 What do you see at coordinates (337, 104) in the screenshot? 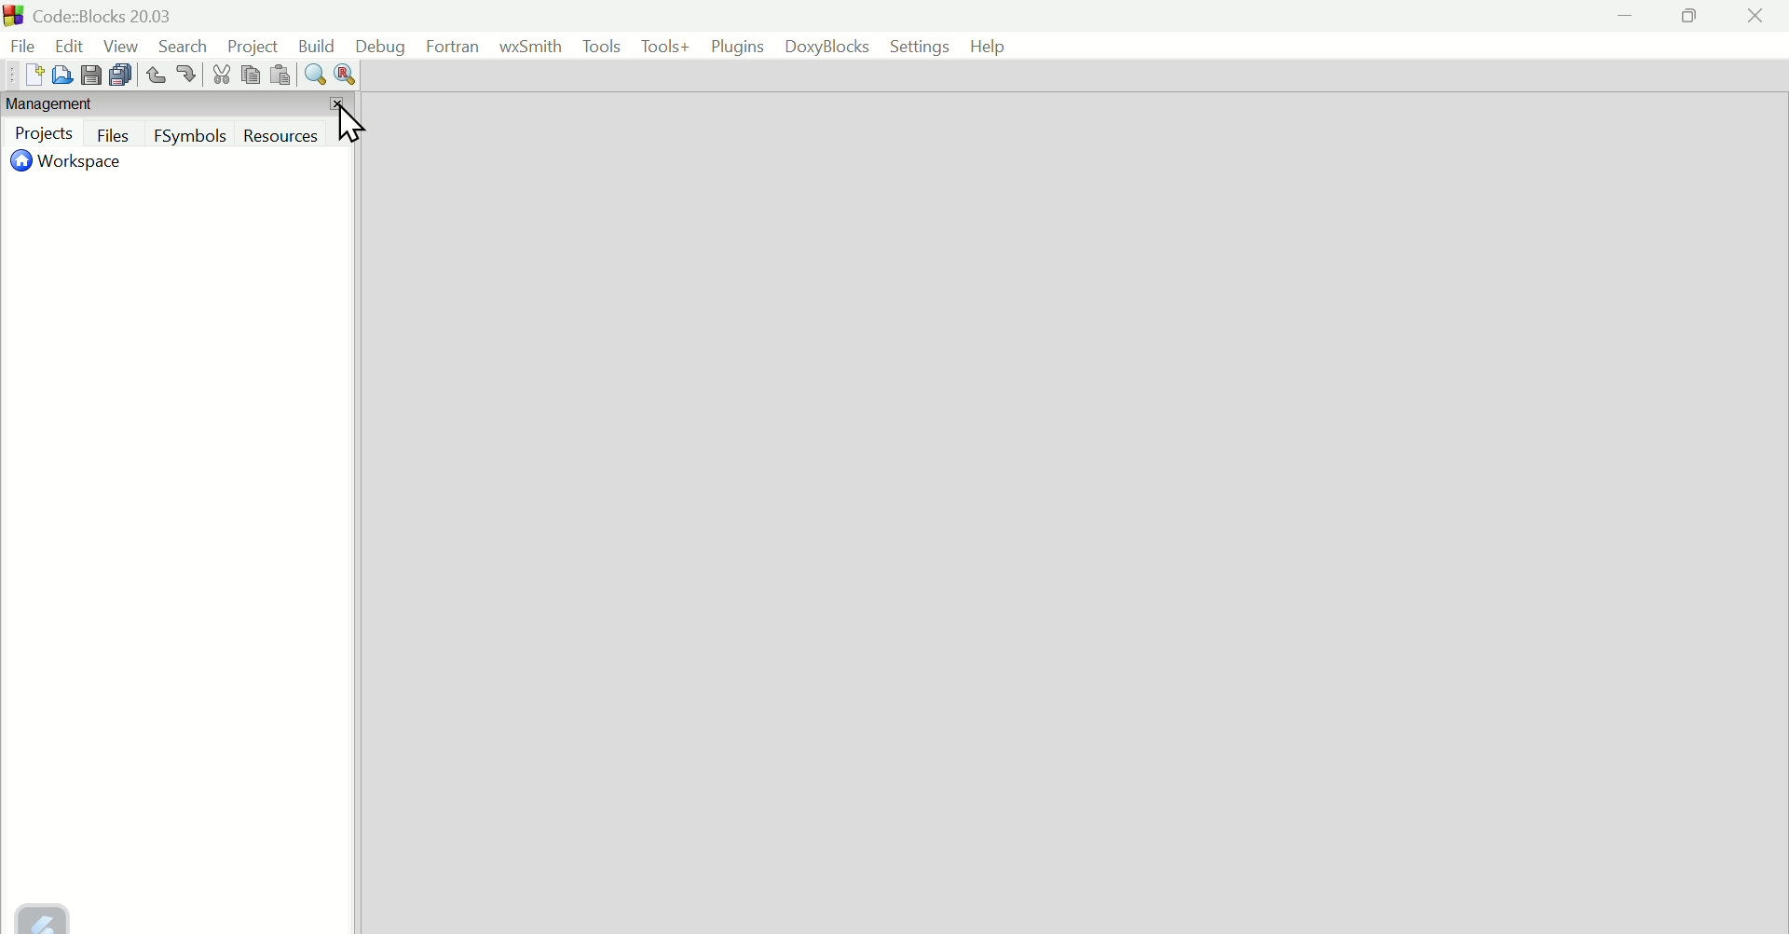
I see `Close` at bounding box center [337, 104].